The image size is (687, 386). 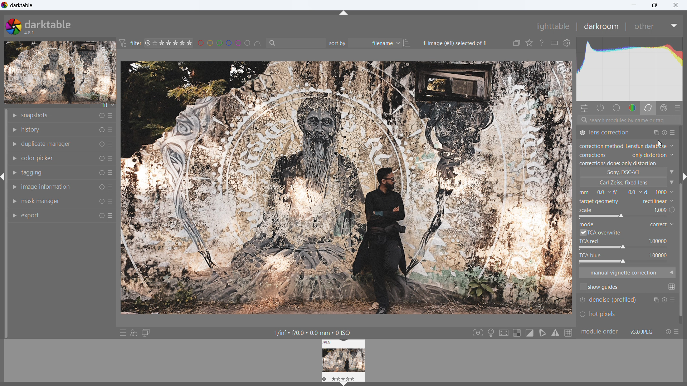 I want to click on preview updated, so click(x=61, y=72).